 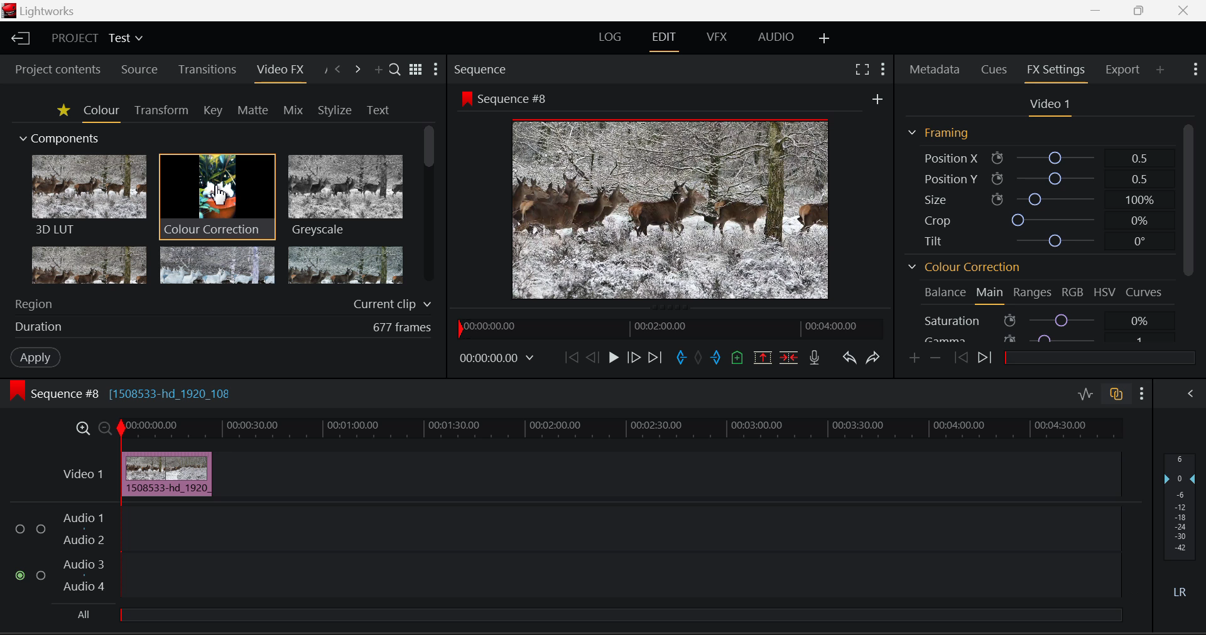 I want to click on Balance, so click(x=945, y=292).